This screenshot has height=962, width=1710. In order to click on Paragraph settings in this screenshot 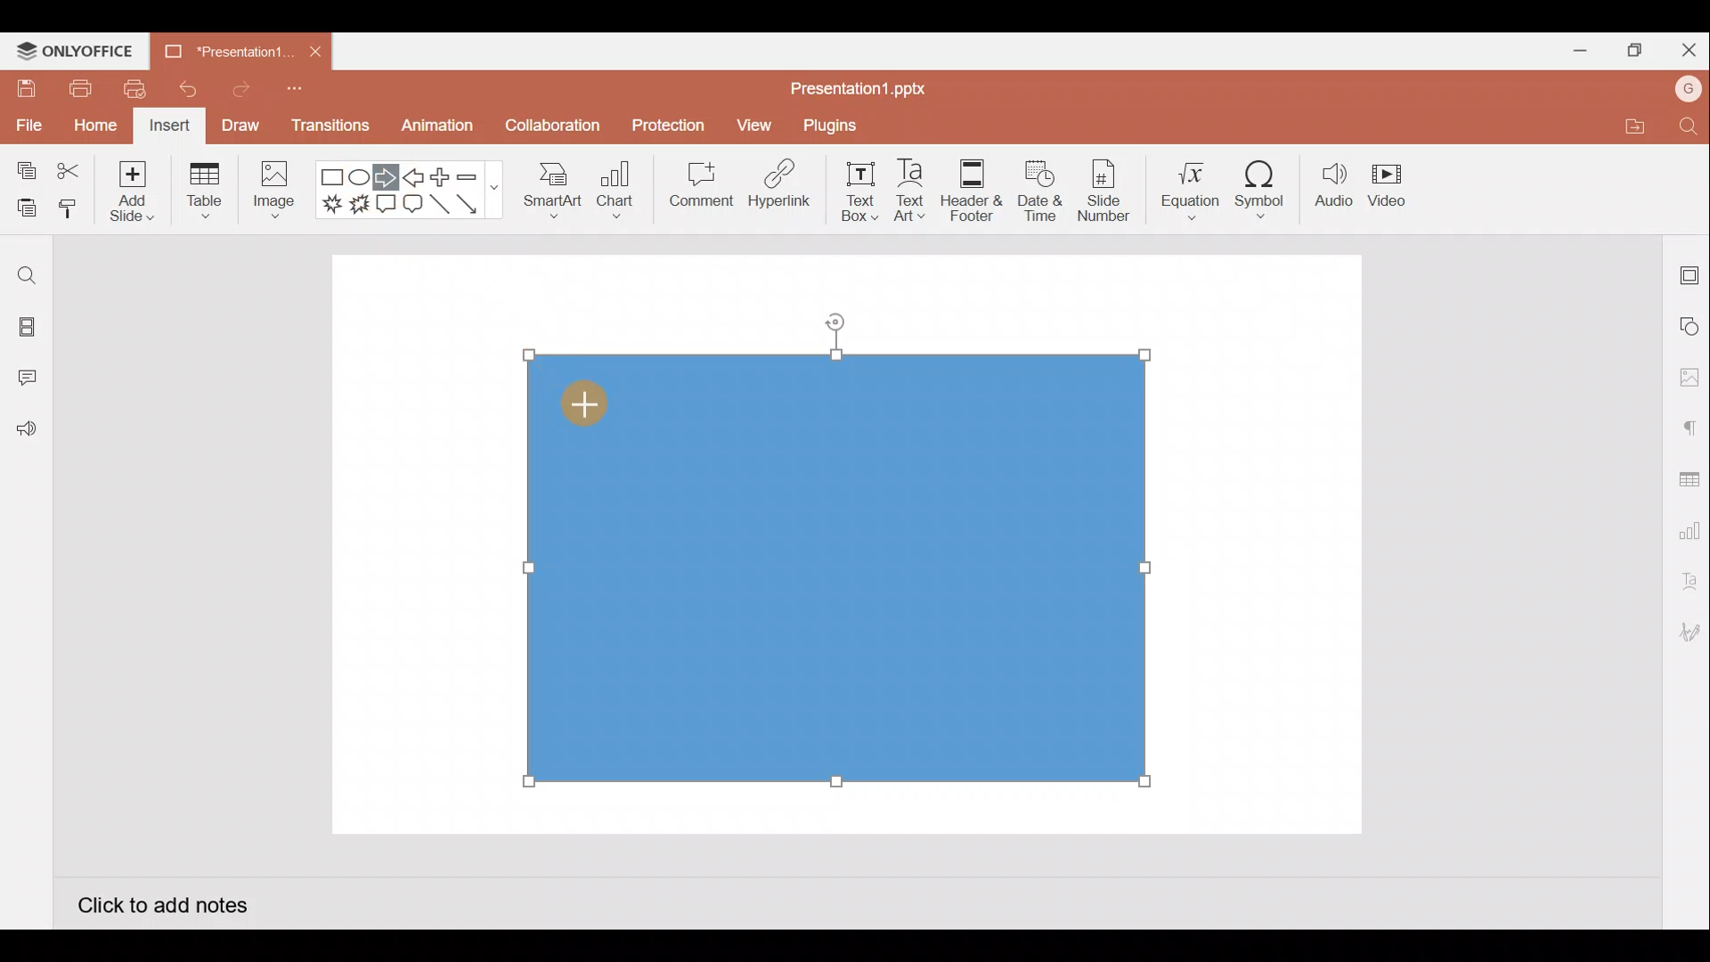, I will do `click(1689, 426)`.